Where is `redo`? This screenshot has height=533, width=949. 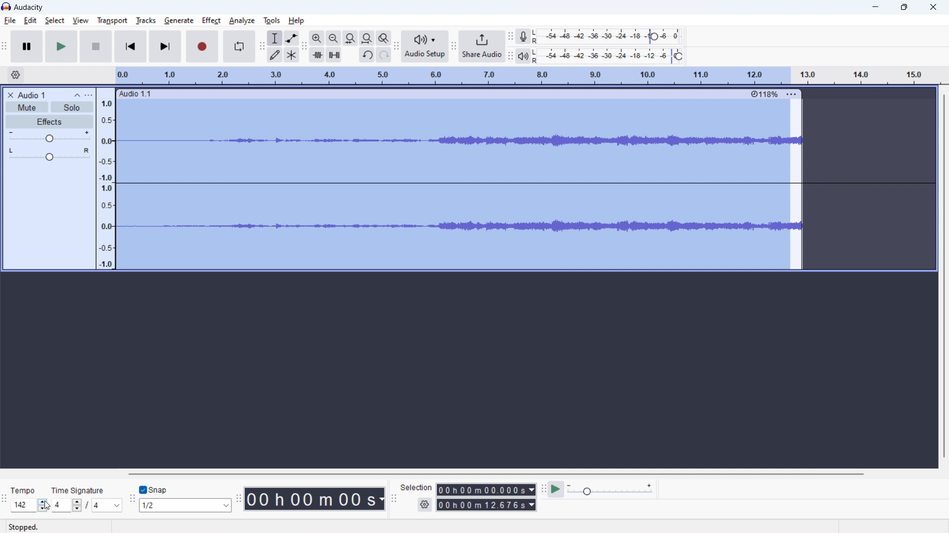 redo is located at coordinates (384, 55).